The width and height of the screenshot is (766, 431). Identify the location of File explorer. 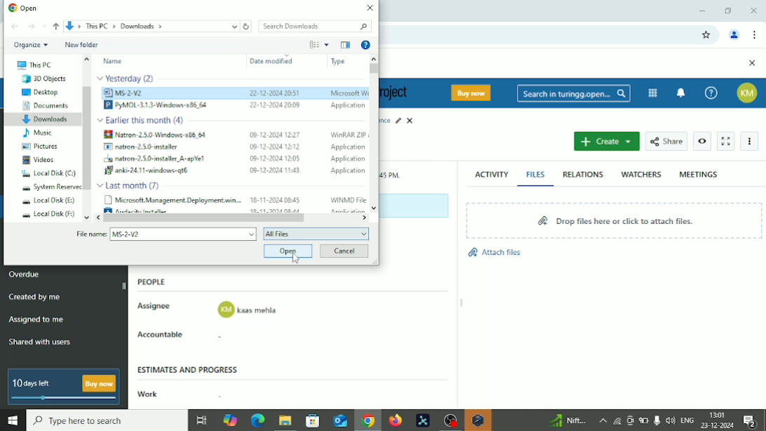
(284, 422).